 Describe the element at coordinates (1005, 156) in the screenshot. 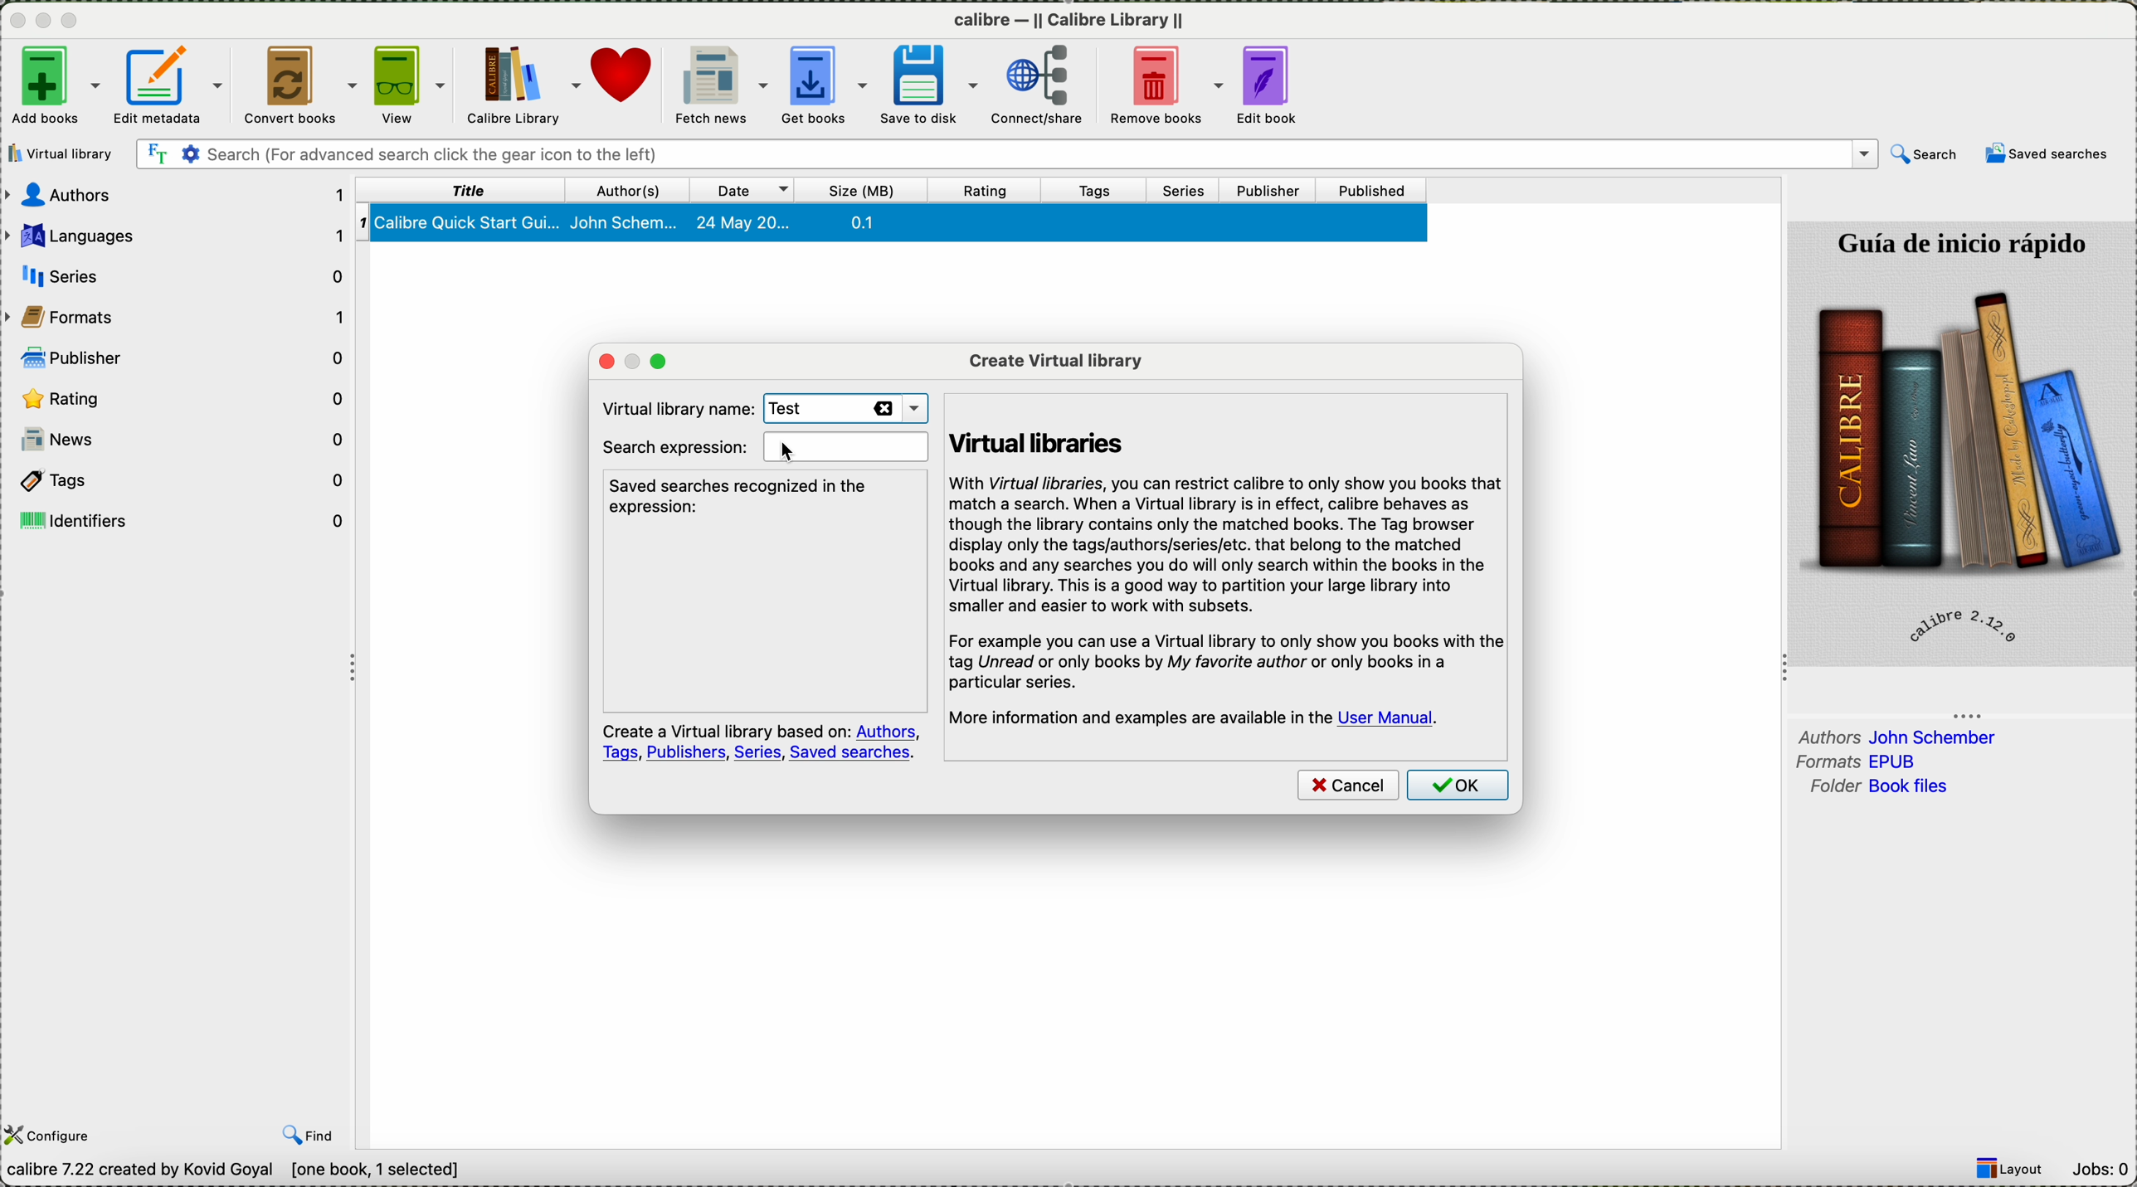

I see `search` at that location.